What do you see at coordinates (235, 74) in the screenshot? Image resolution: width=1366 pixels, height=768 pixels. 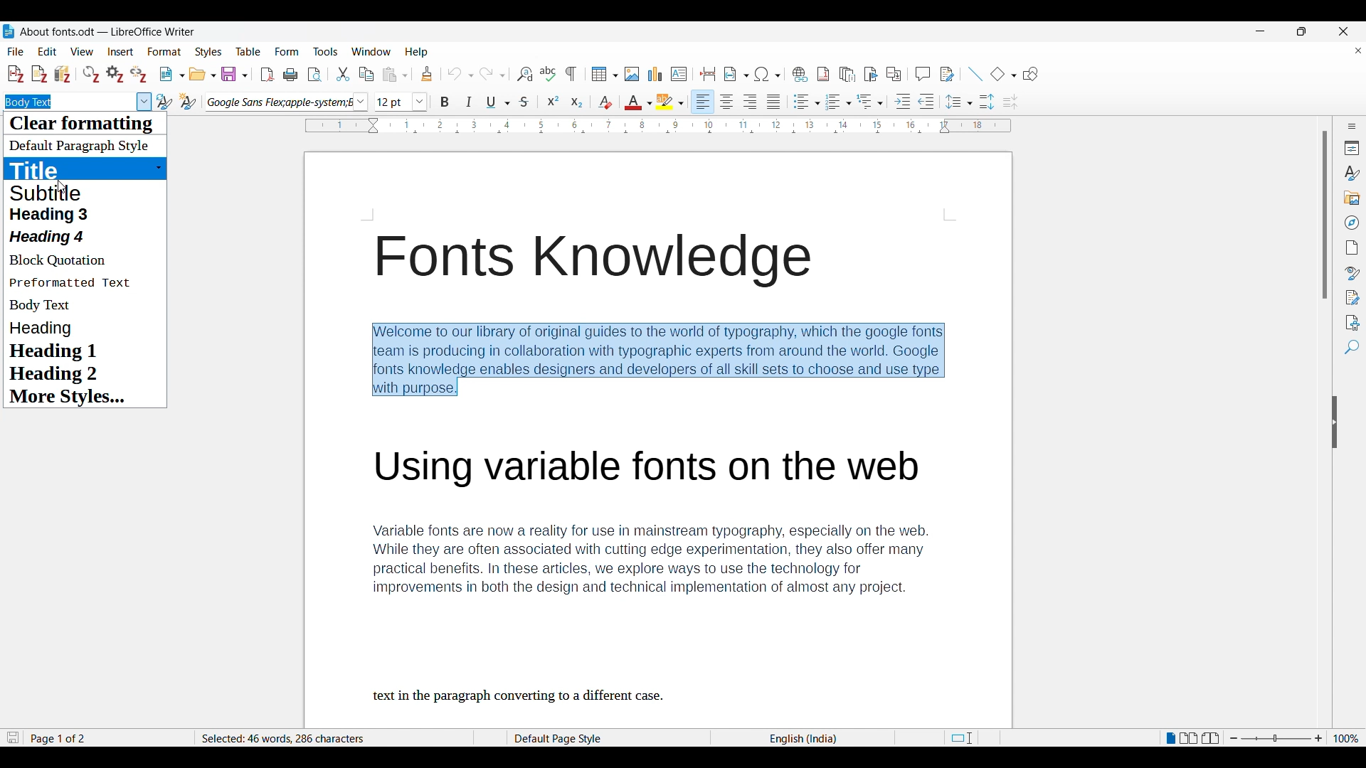 I see `Save` at bounding box center [235, 74].